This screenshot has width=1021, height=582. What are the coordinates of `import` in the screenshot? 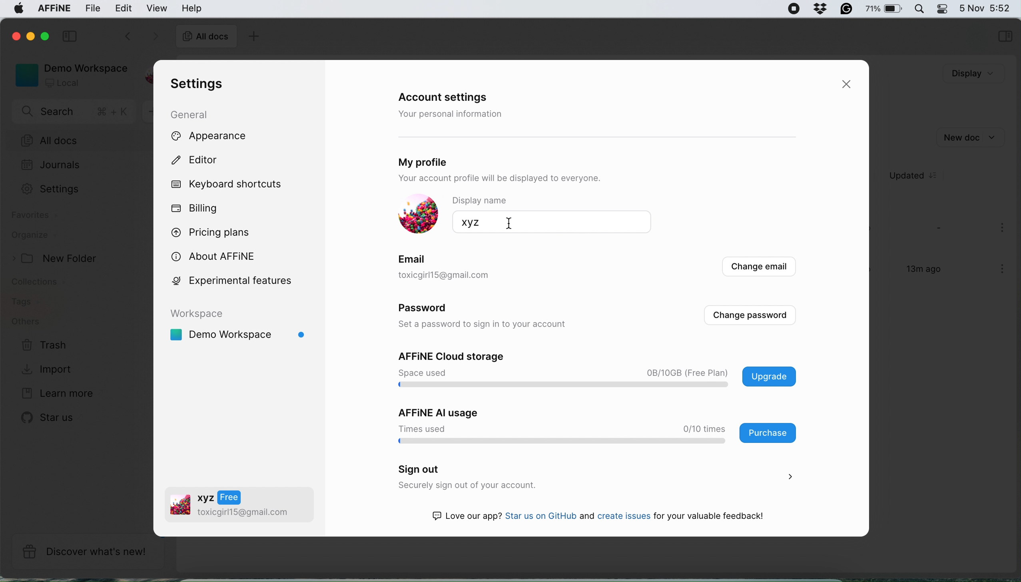 It's located at (49, 368).